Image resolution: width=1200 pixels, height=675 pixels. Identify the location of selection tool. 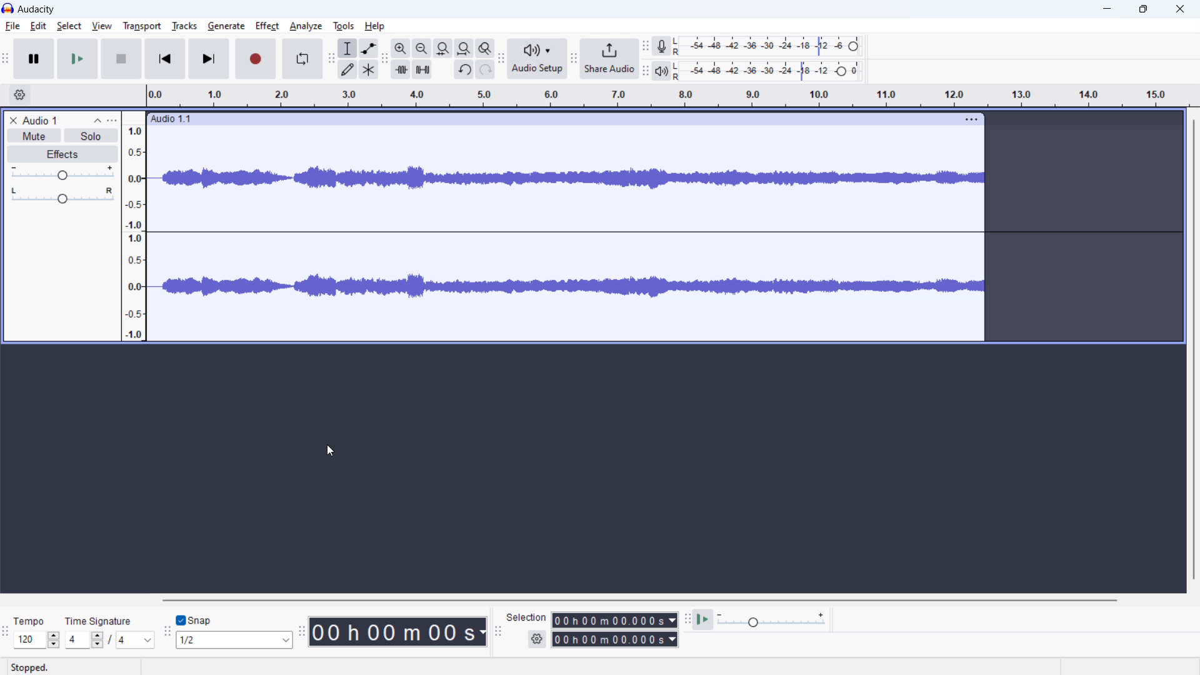
(347, 47).